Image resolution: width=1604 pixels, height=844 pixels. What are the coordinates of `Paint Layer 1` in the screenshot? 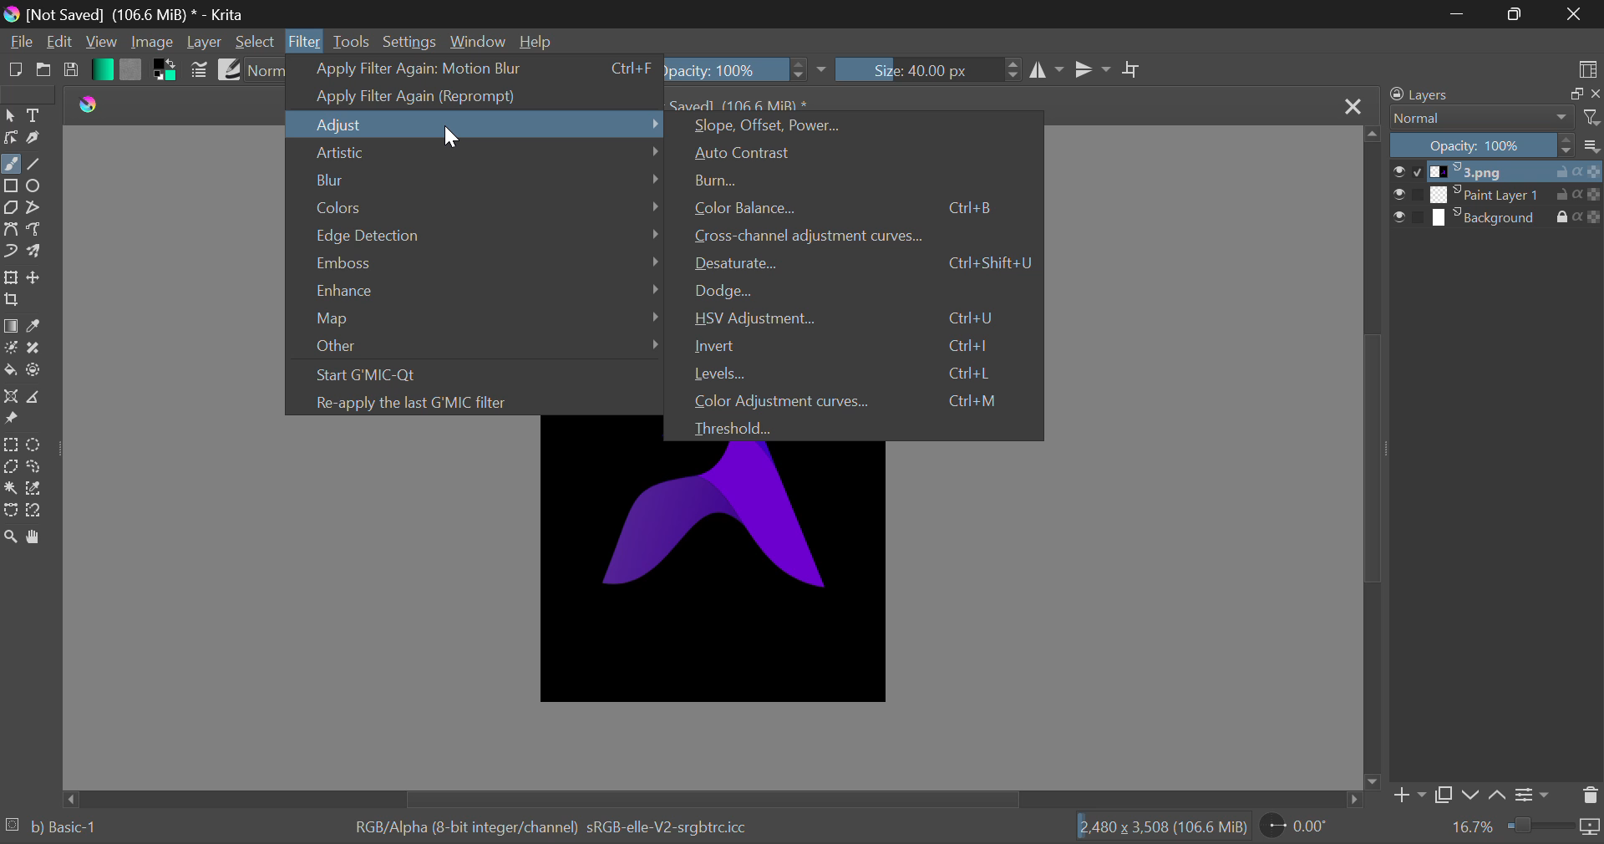 It's located at (1497, 194).